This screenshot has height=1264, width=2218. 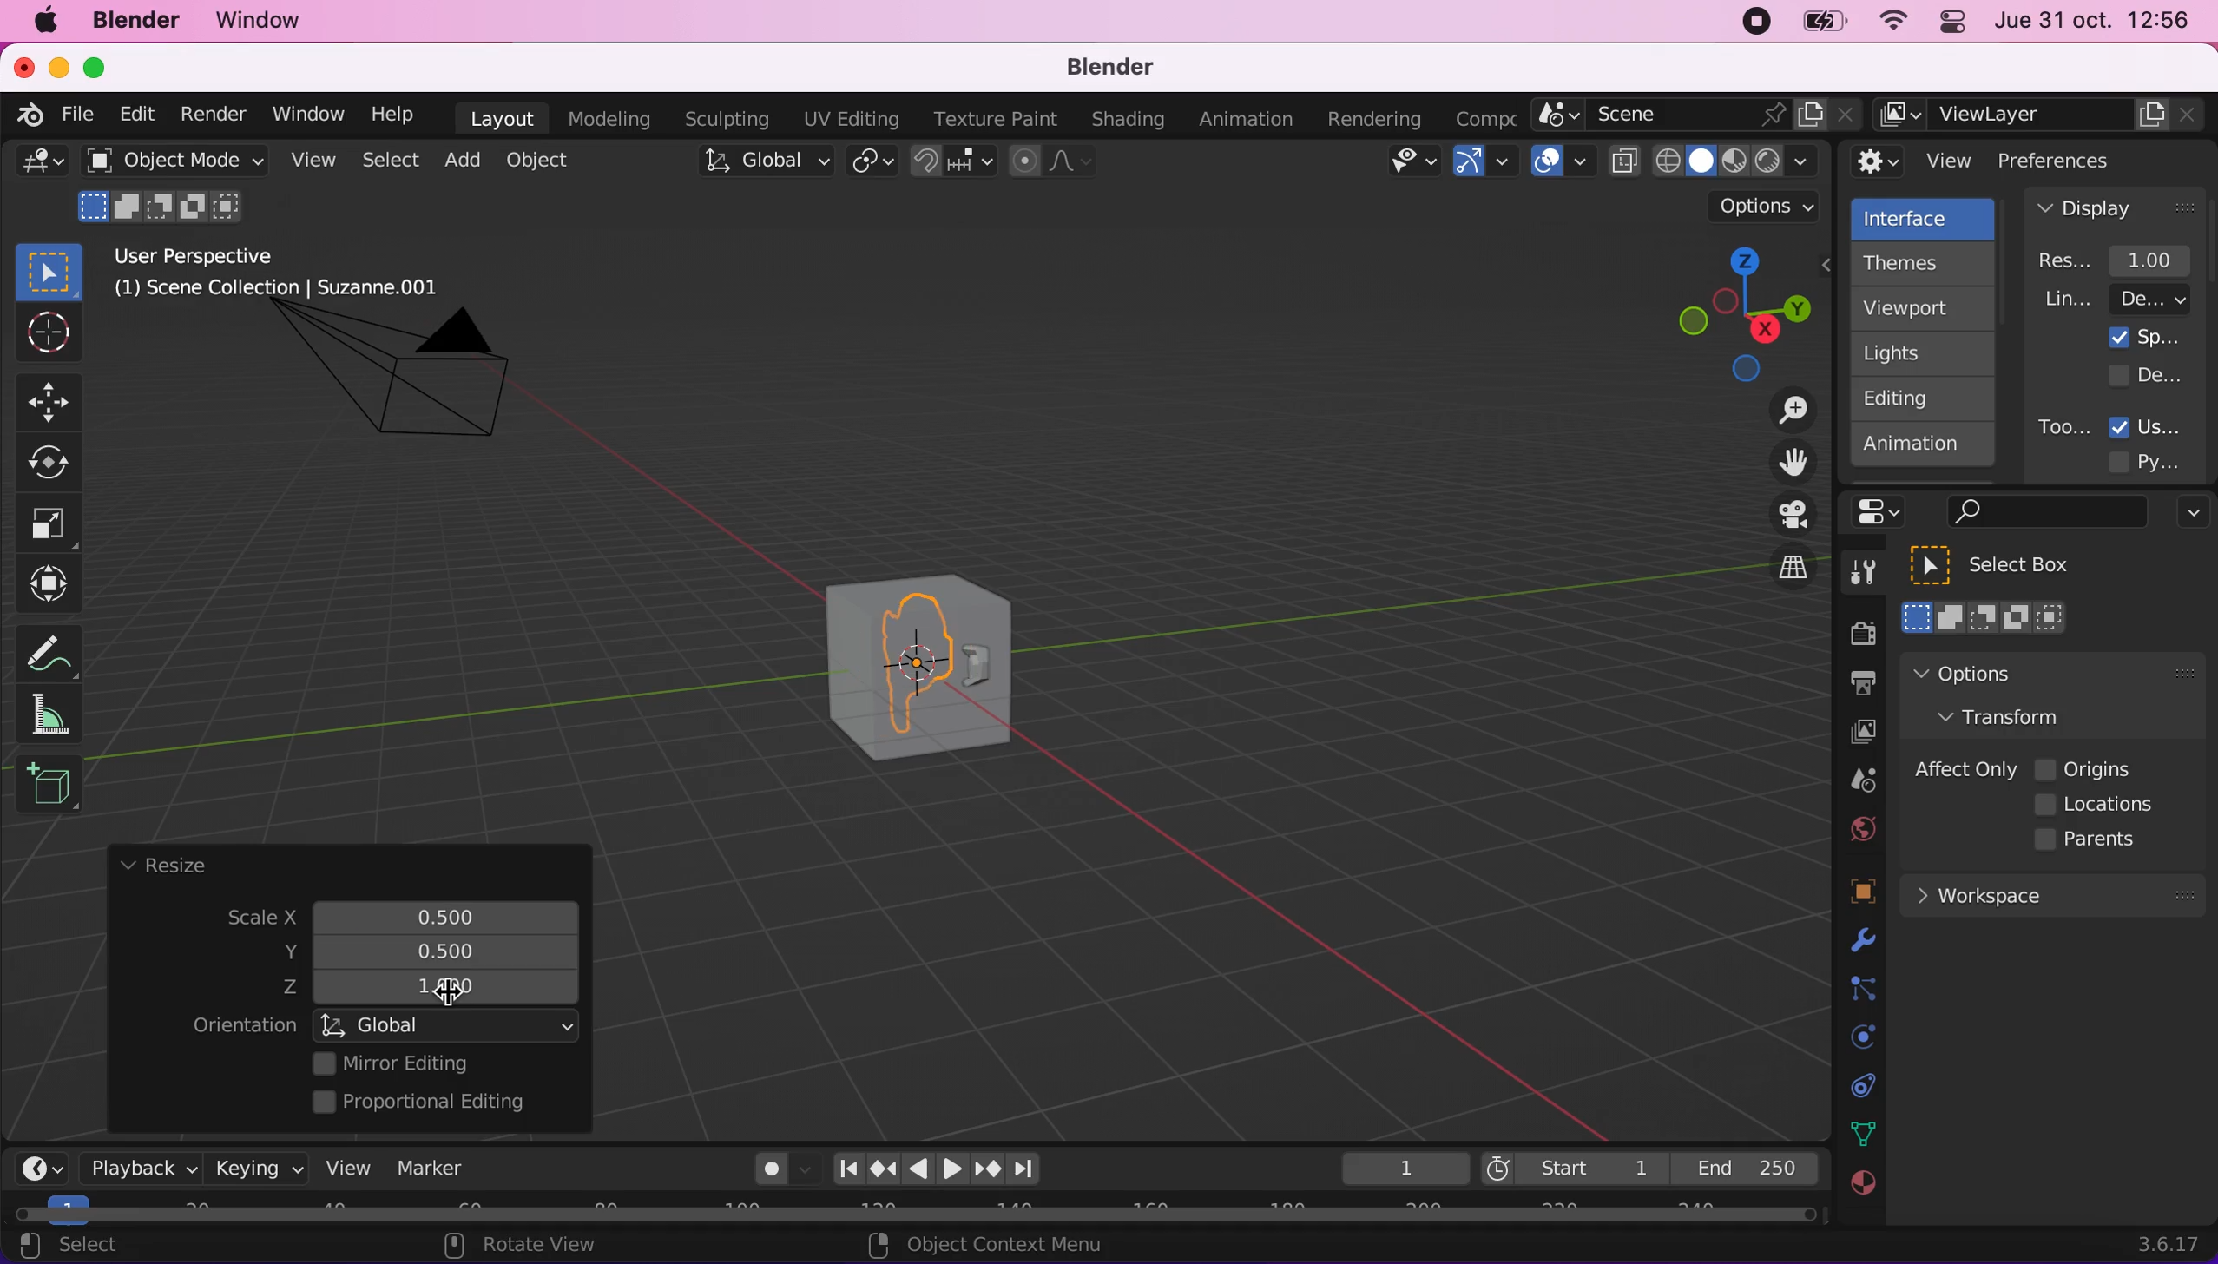 I want to click on line width, so click(x=2116, y=299).